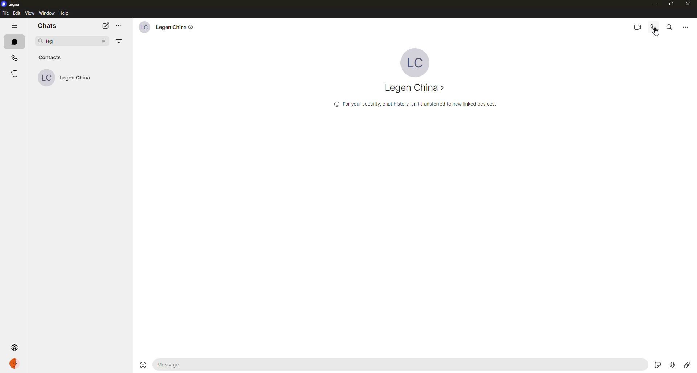 The height and width of the screenshot is (373, 697). I want to click on help, so click(65, 13).